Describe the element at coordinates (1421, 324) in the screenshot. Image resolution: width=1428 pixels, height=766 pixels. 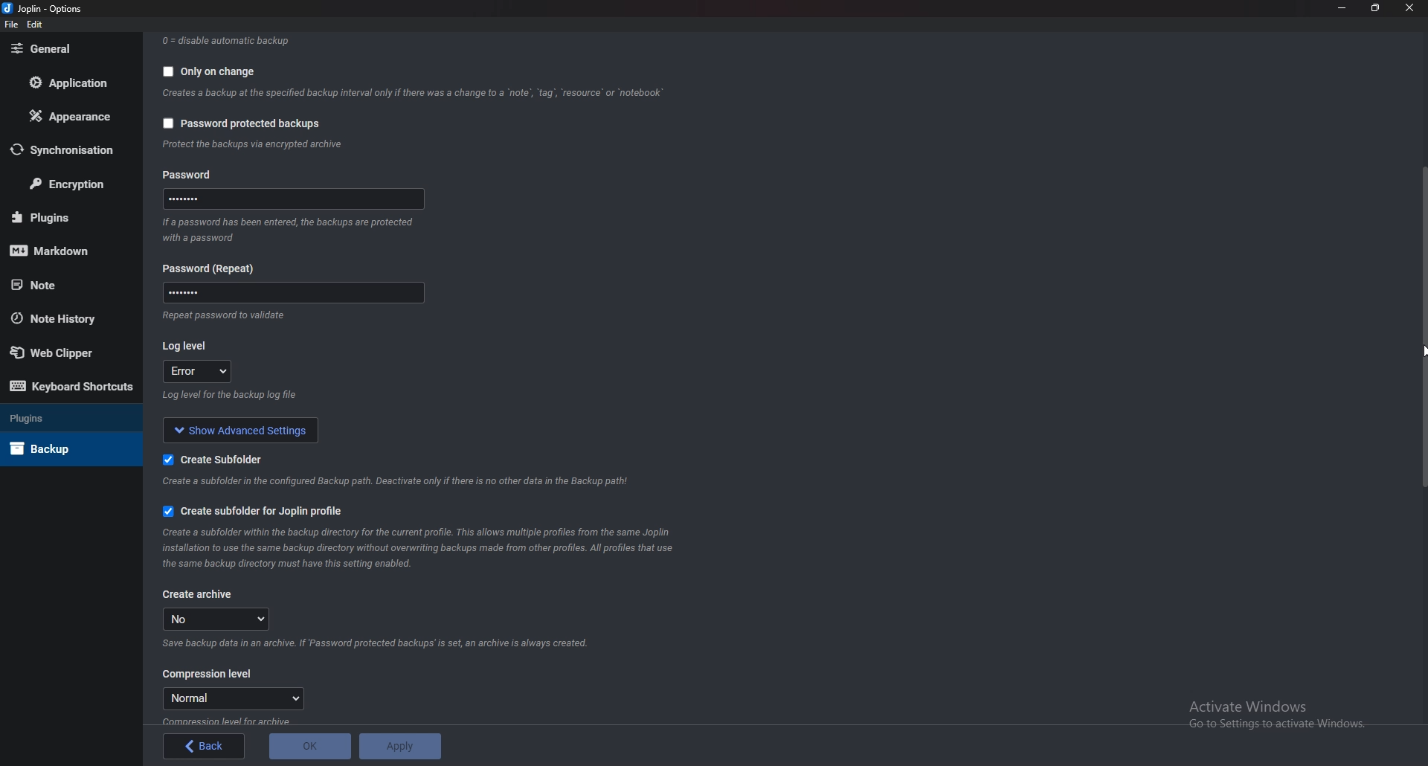
I see `Scroll bar` at that location.